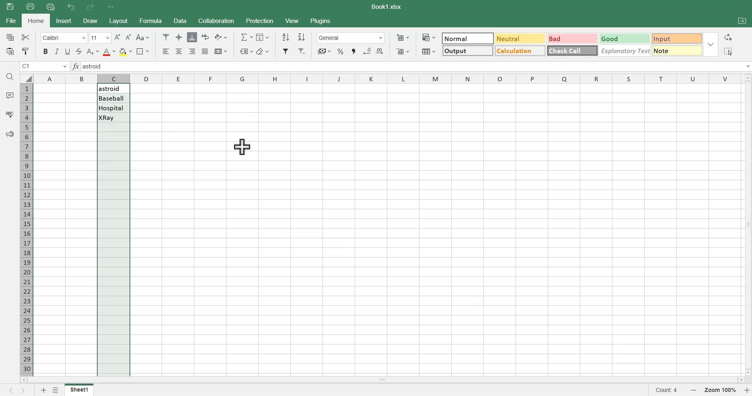  I want to click on Align Center, so click(179, 37).